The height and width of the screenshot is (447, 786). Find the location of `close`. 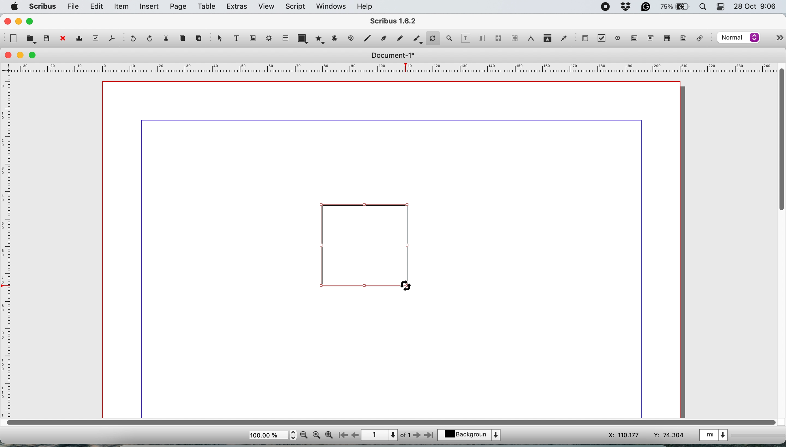

close is located at coordinates (9, 56).